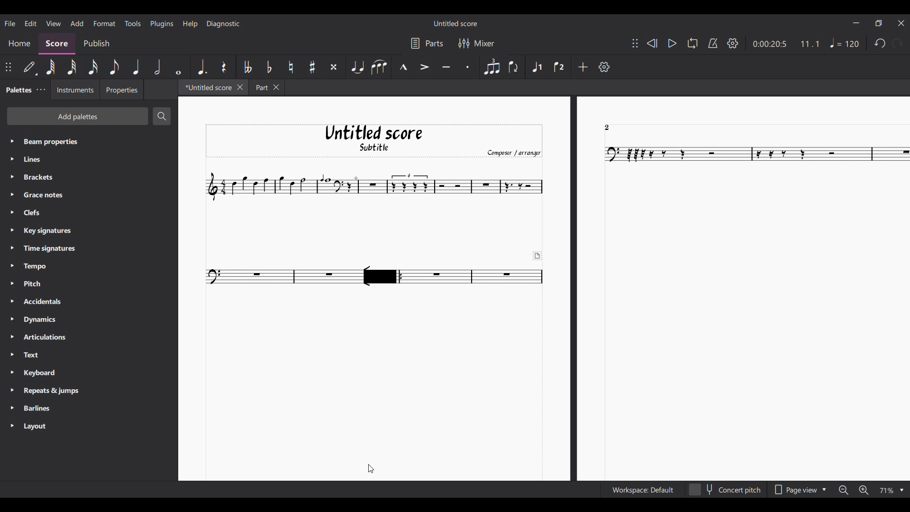 Image resolution: width=910 pixels, height=512 pixels. What do you see at coordinates (246, 67) in the screenshot?
I see `Toggle double flat` at bounding box center [246, 67].